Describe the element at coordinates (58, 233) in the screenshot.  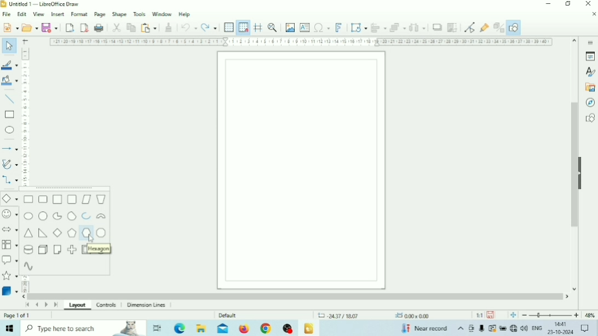
I see `Diamond` at that location.